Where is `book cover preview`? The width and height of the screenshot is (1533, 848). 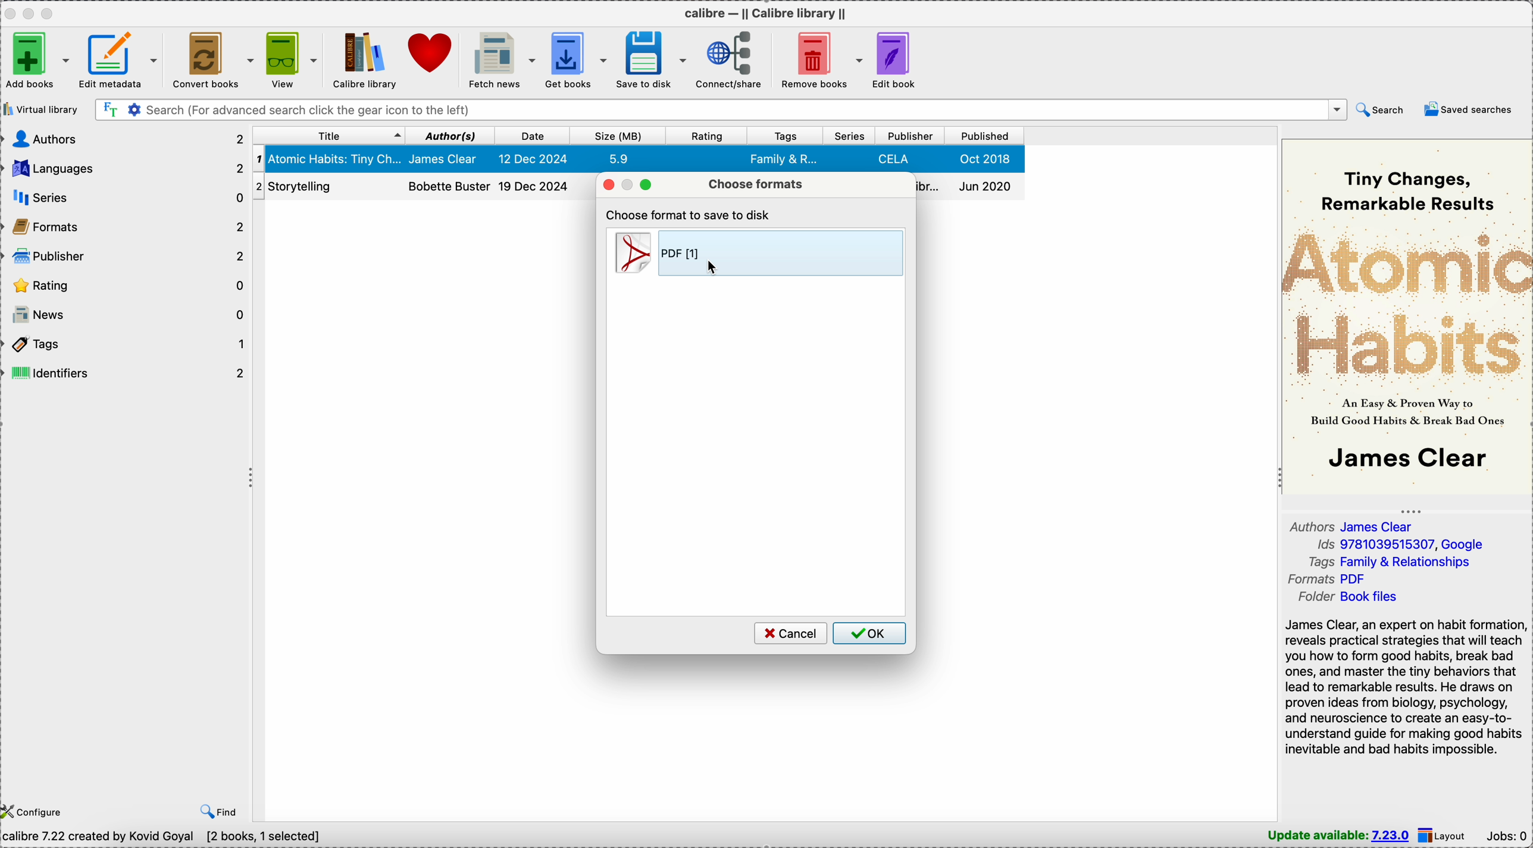
book cover preview is located at coordinates (1406, 316).